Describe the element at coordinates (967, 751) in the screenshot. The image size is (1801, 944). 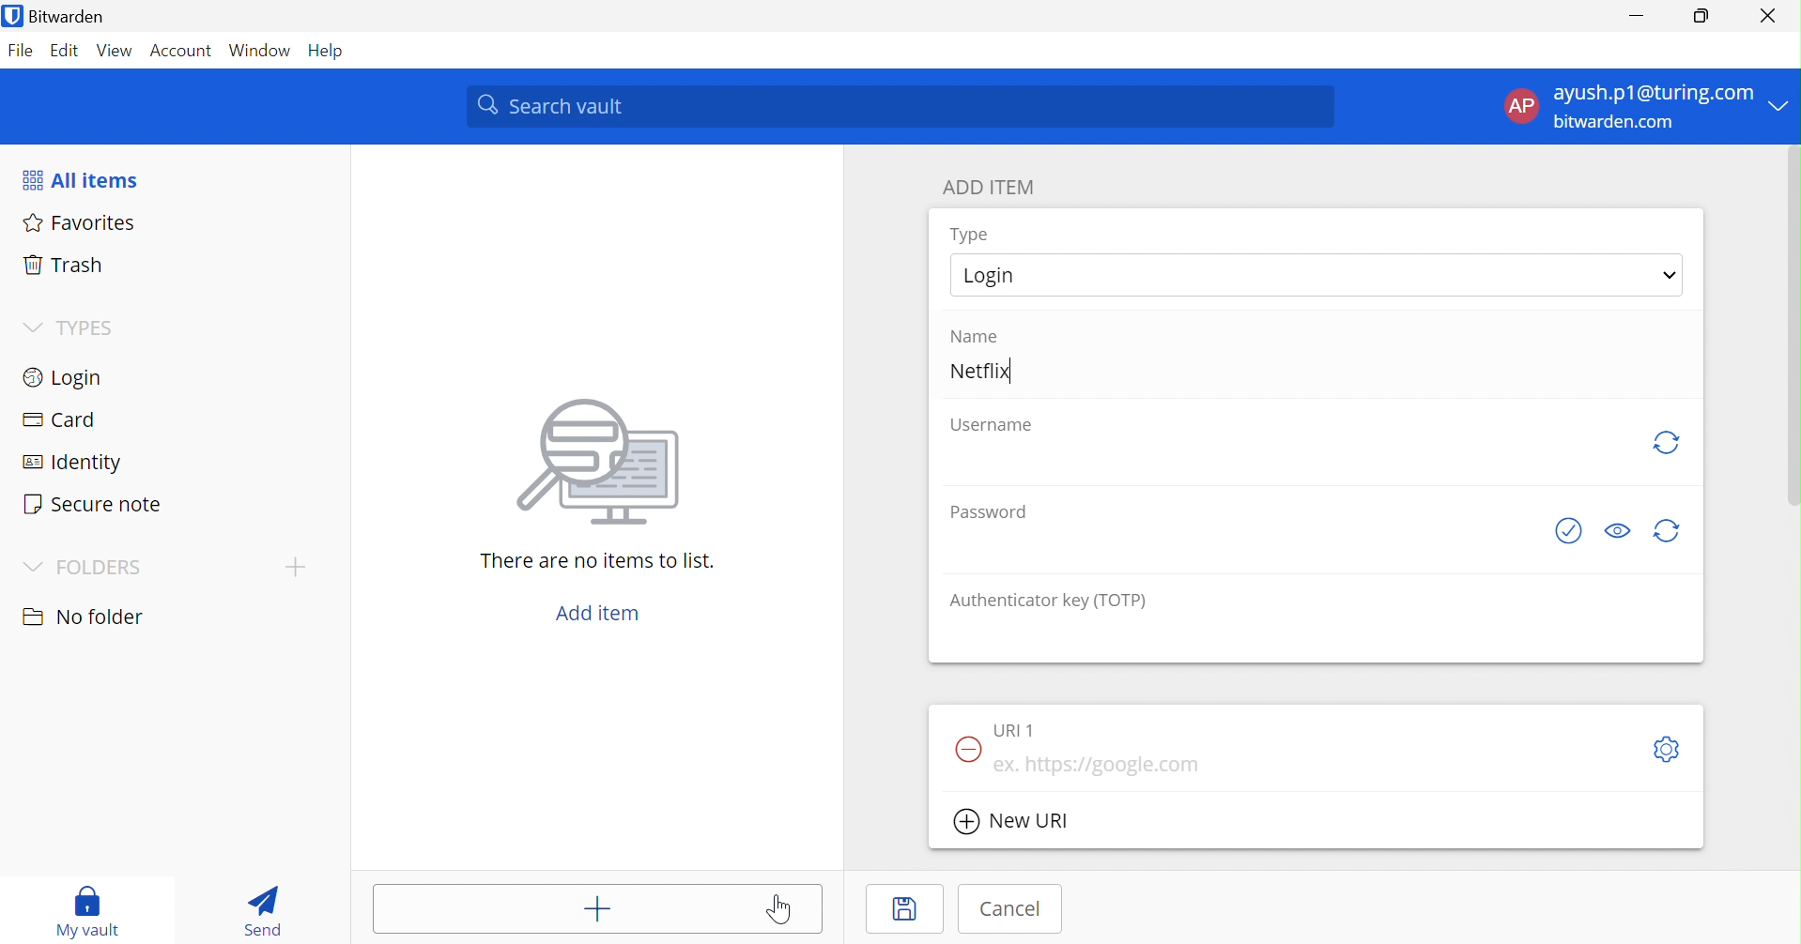
I see `Remove` at that location.